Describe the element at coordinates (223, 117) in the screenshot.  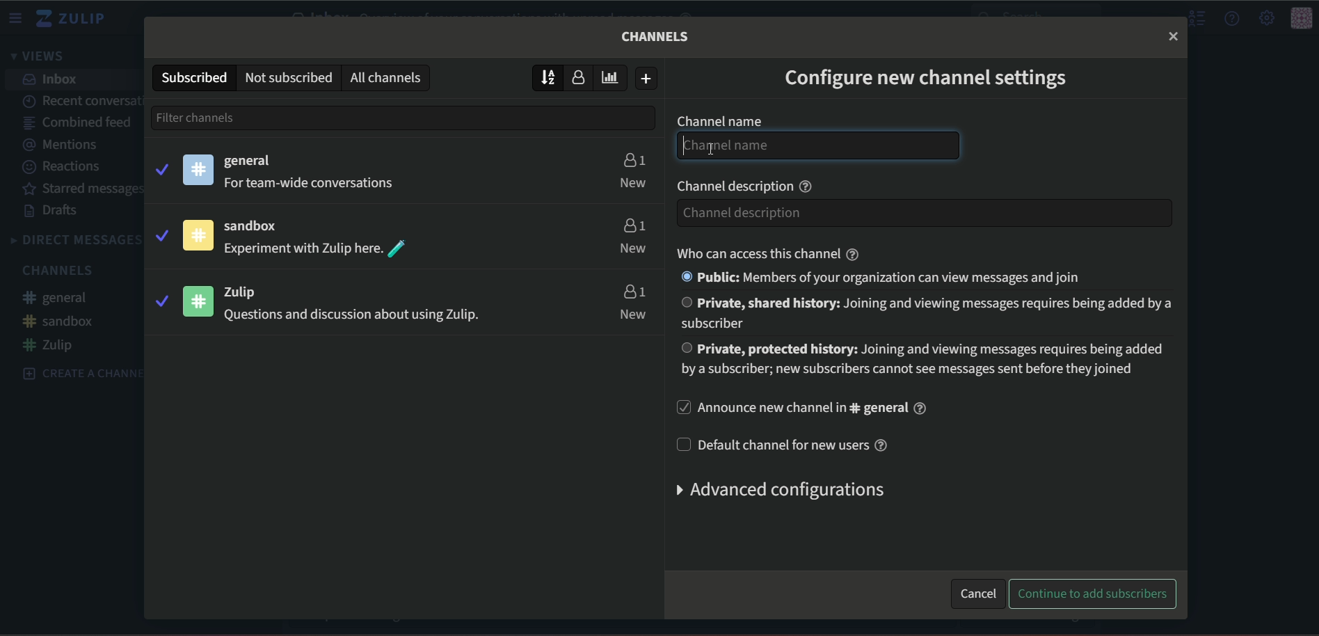
I see `filter` at that location.